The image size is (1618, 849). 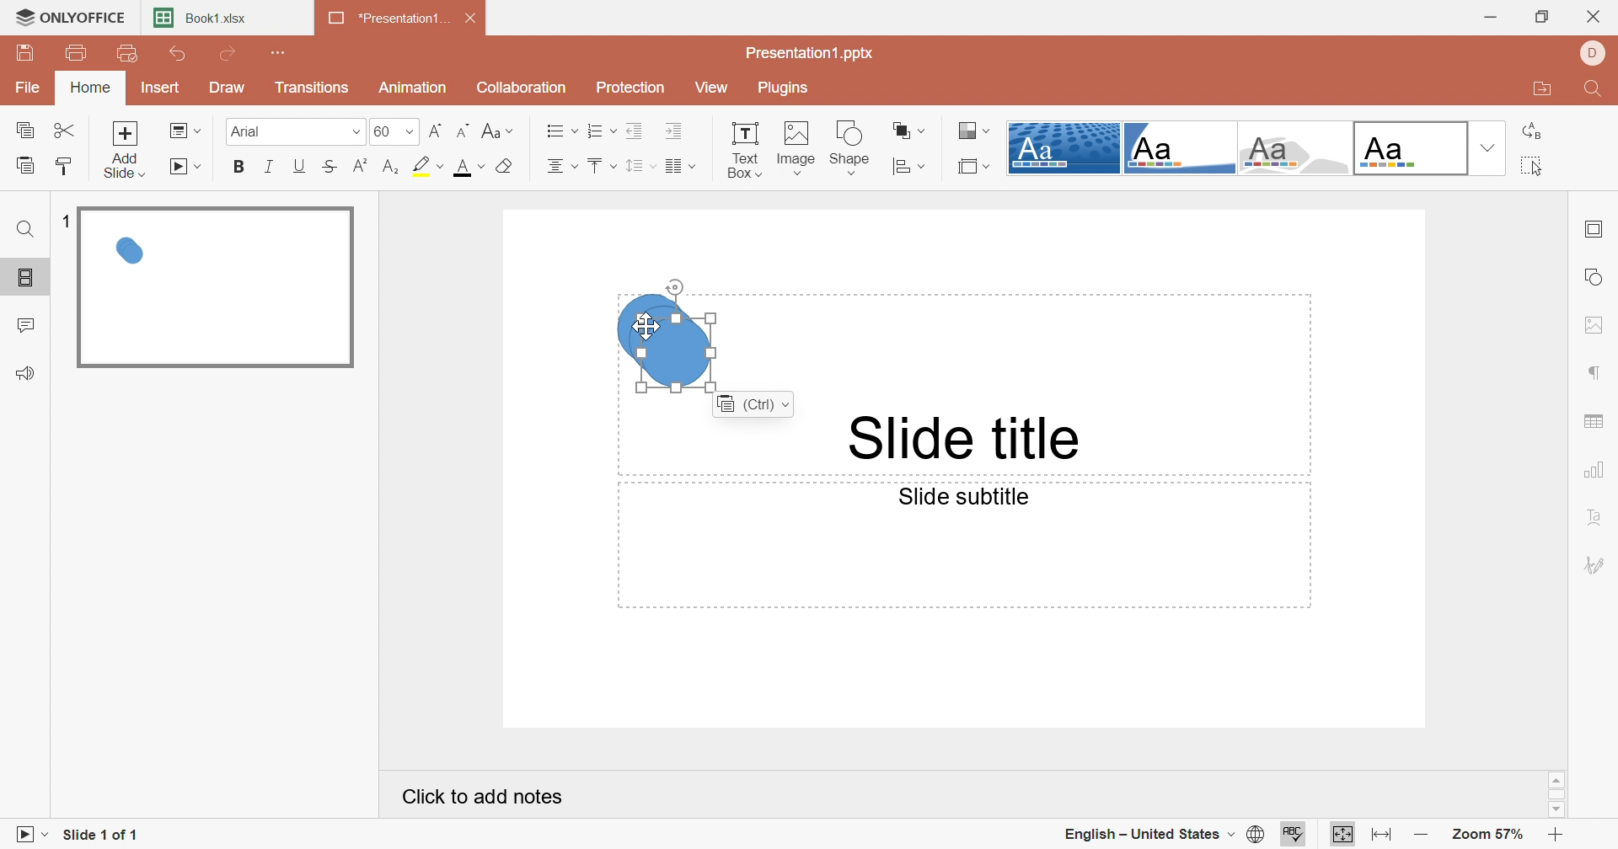 What do you see at coordinates (1599, 13) in the screenshot?
I see `Close` at bounding box center [1599, 13].